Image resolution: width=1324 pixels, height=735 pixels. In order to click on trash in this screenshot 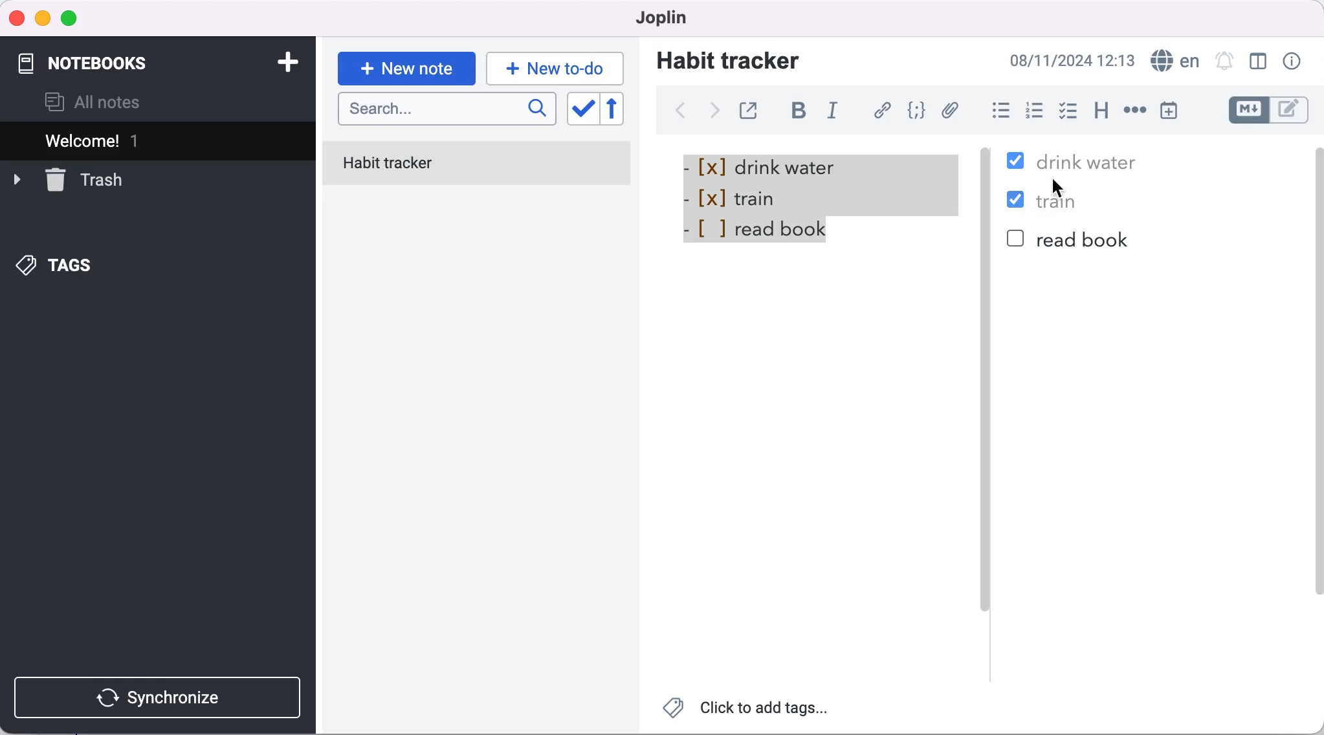, I will do `click(68, 179)`.